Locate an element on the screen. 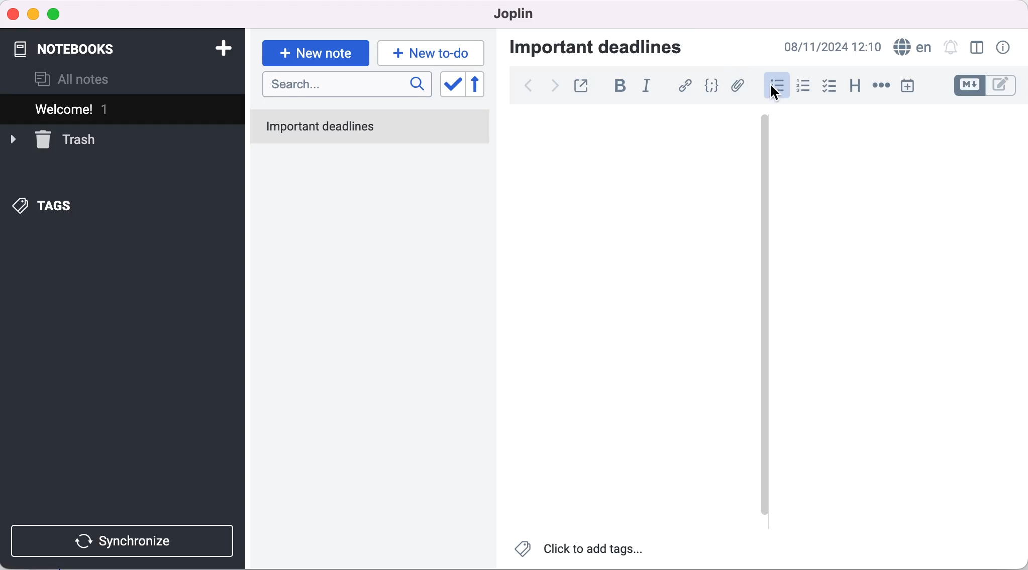 The height and width of the screenshot is (570, 1028). checkbox is located at coordinates (830, 87).